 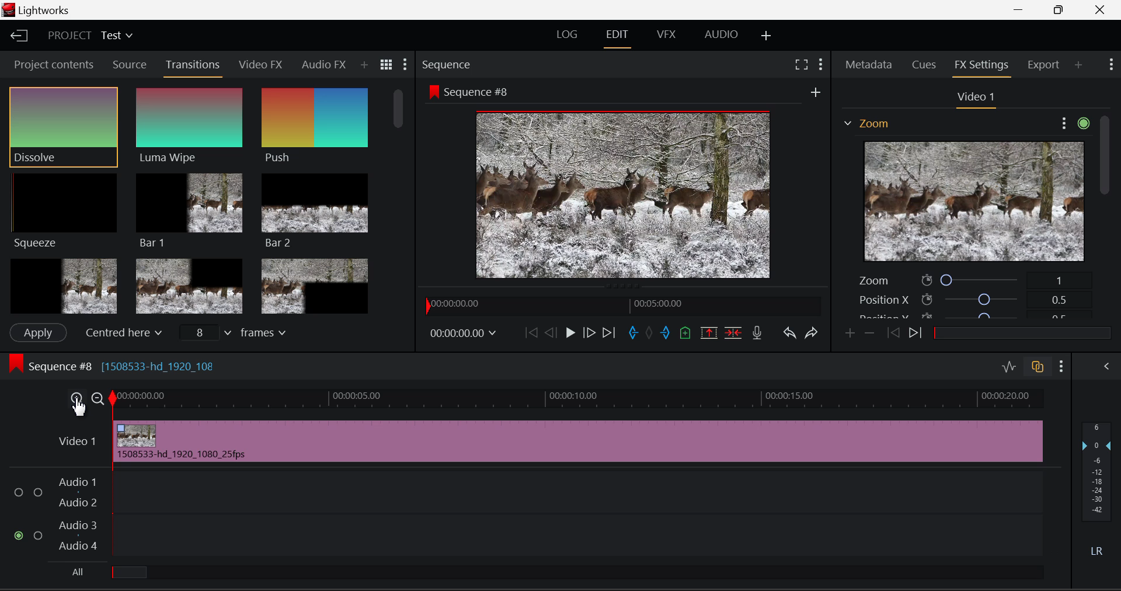 What do you see at coordinates (757, 334) in the screenshot?
I see `Record Voiceover` at bounding box center [757, 334].